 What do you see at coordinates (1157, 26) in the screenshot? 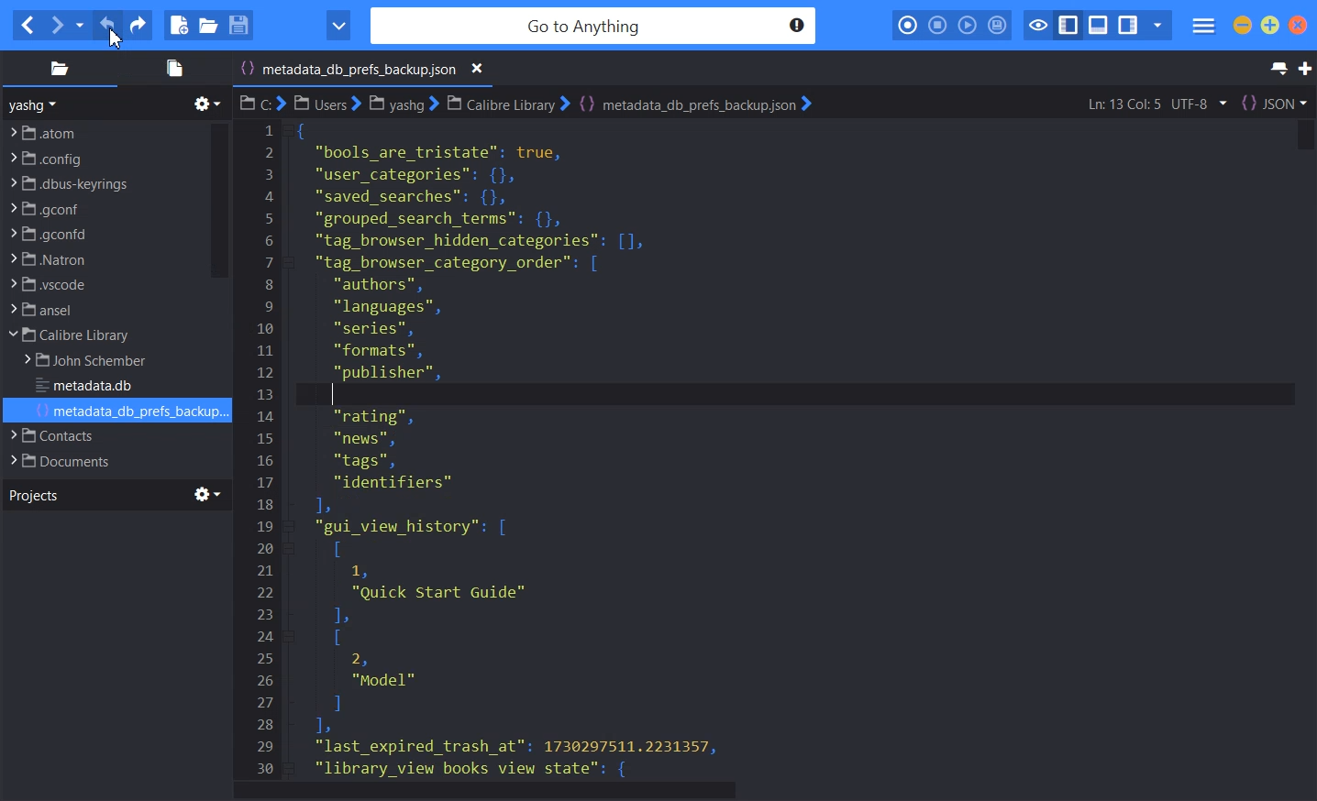
I see `Show specific Sidebar/ Tab` at bounding box center [1157, 26].